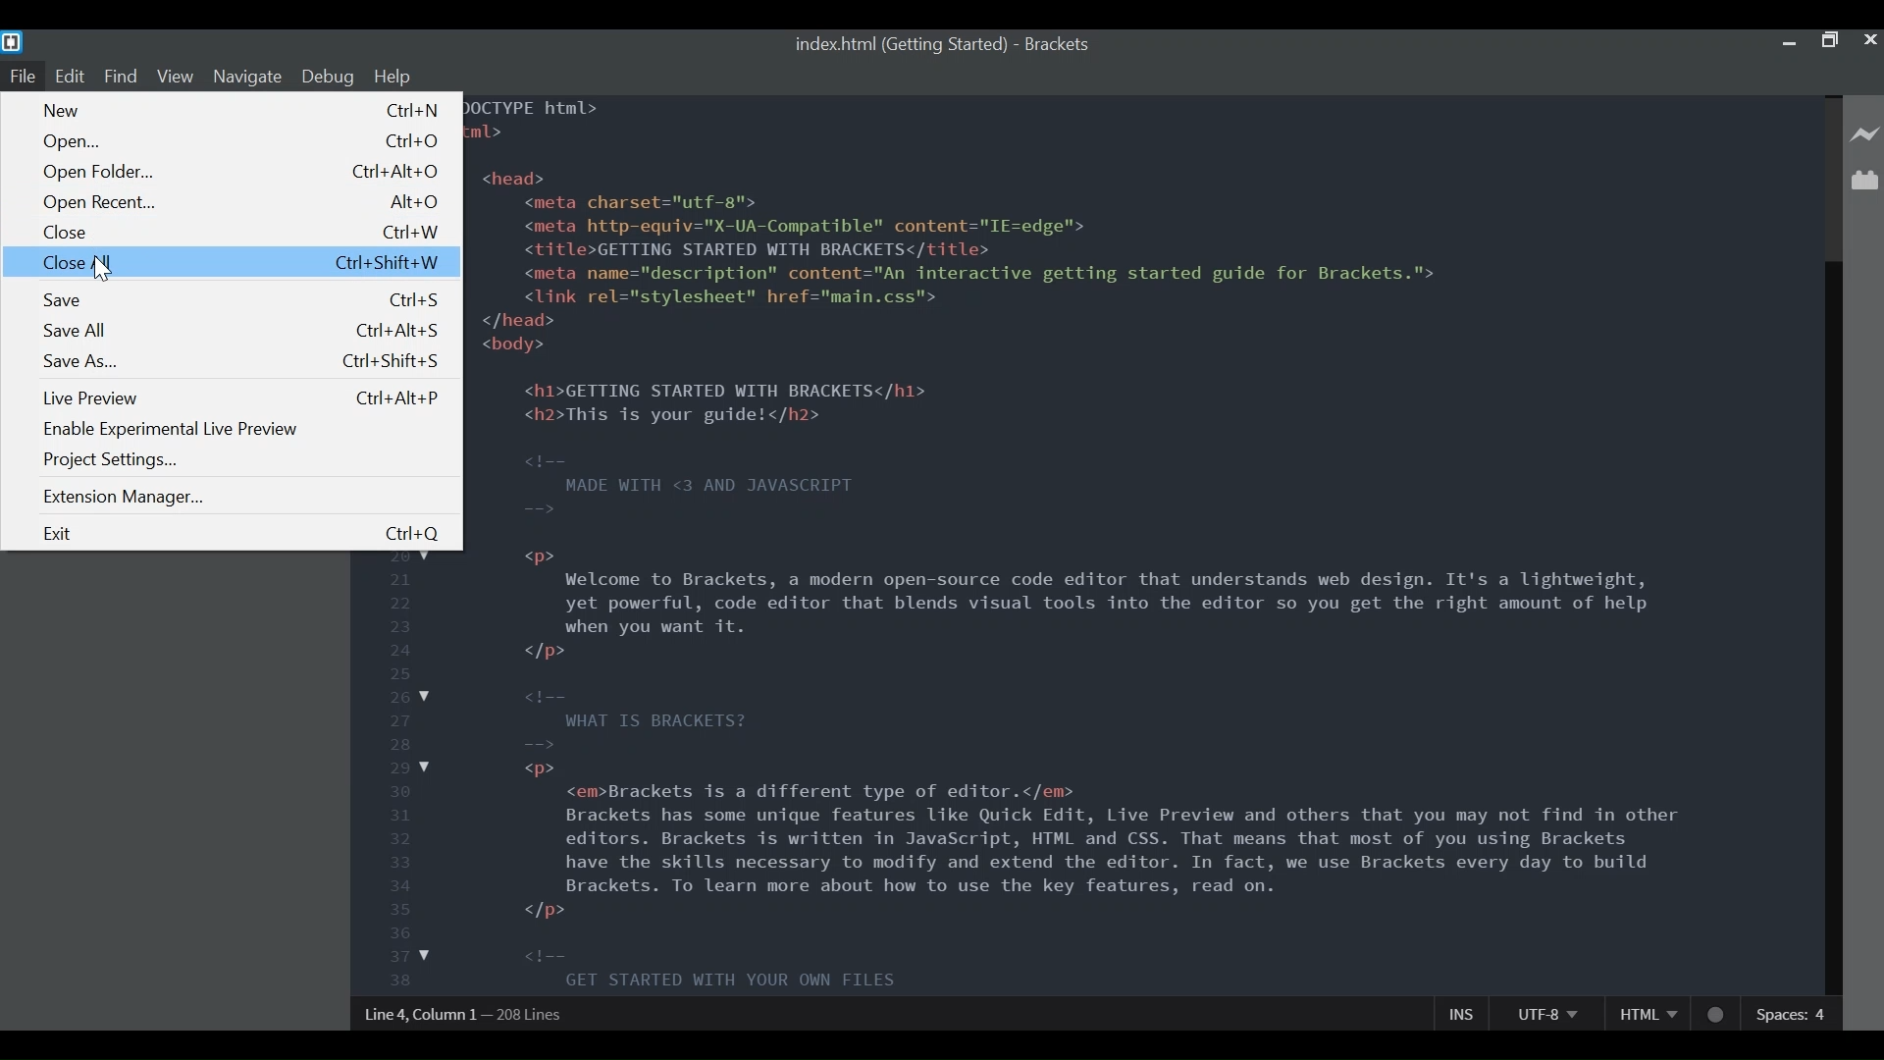 Image resolution: width=1884 pixels, height=1060 pixels. Describe the element at coordinates (73, 76) in the screenshot. I see `Edit` at that location.